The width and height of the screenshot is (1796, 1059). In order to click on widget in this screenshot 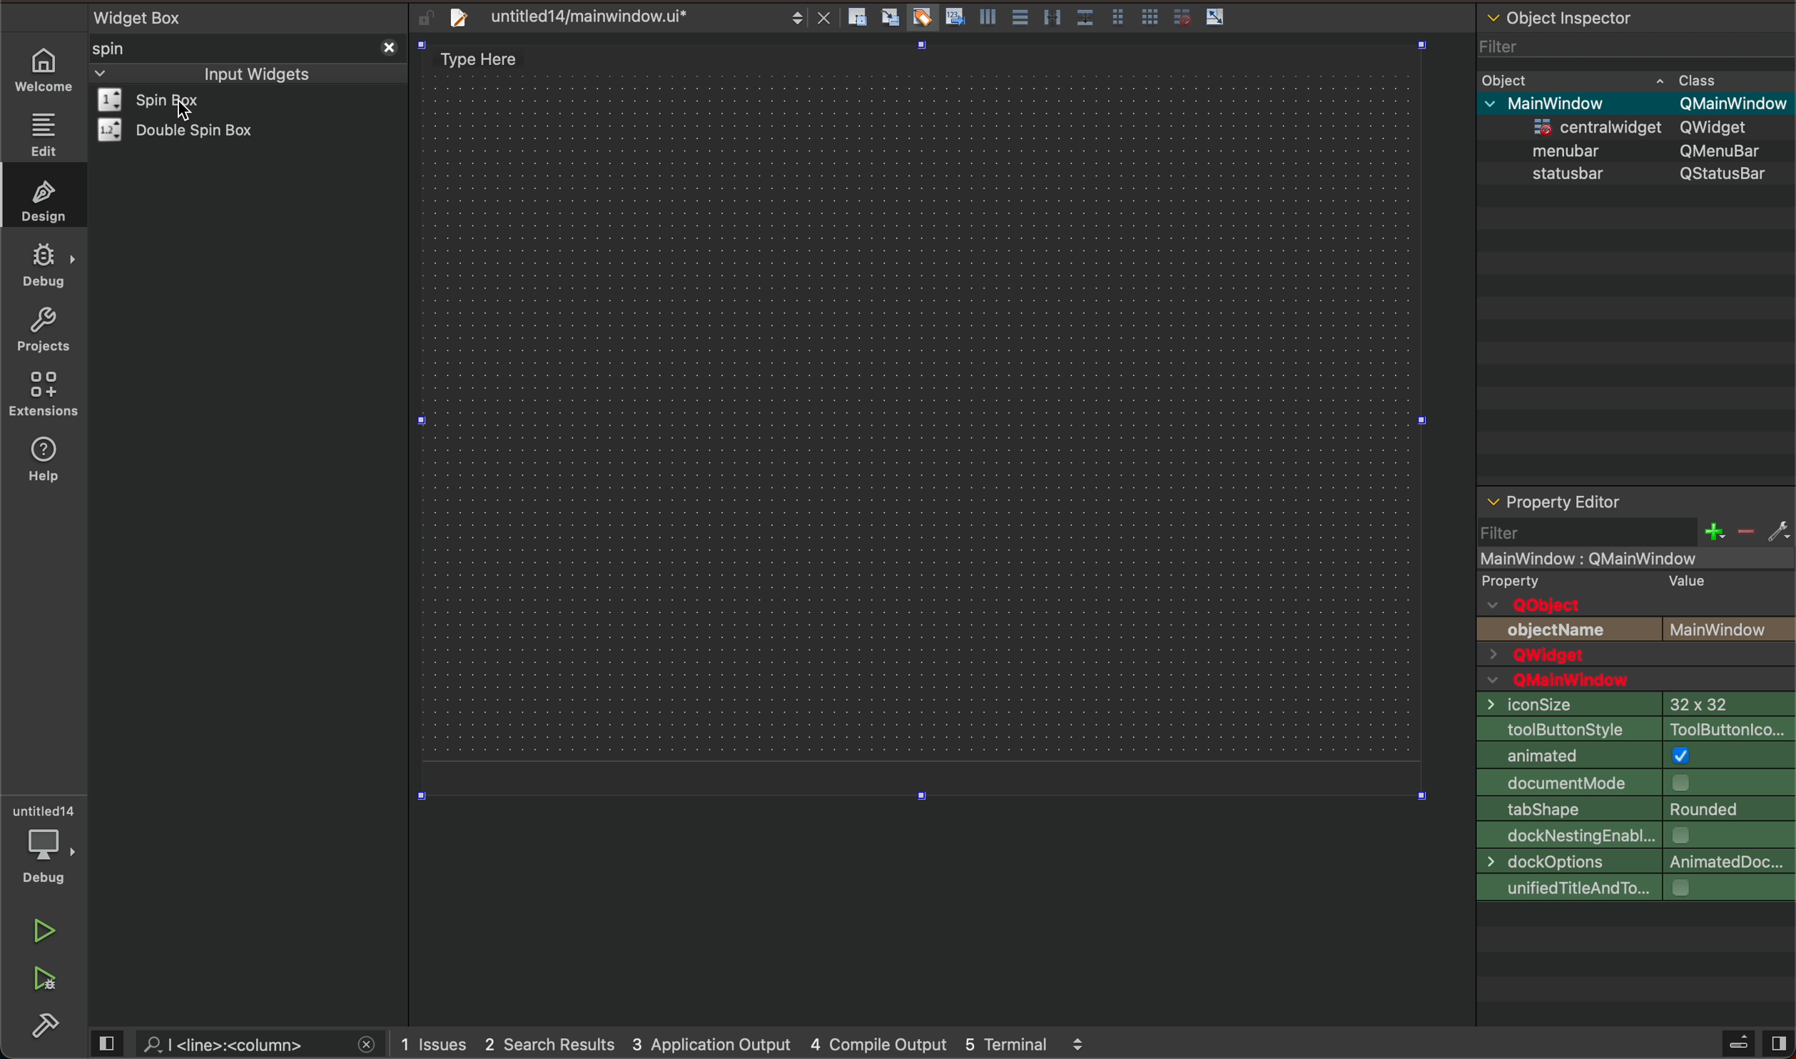, I will do `click(168, 100)`.